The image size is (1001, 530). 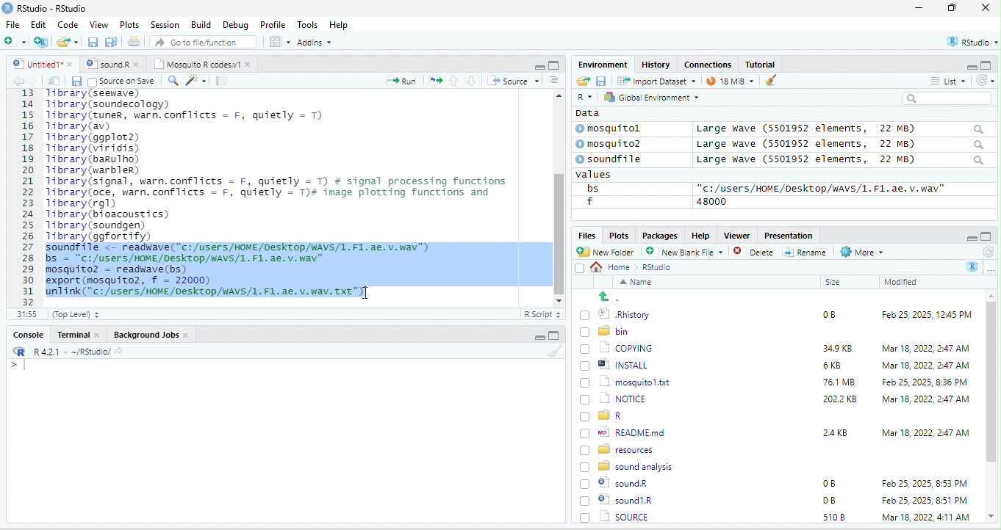 I want to click on =] Rename, so click(x=806, y=252).